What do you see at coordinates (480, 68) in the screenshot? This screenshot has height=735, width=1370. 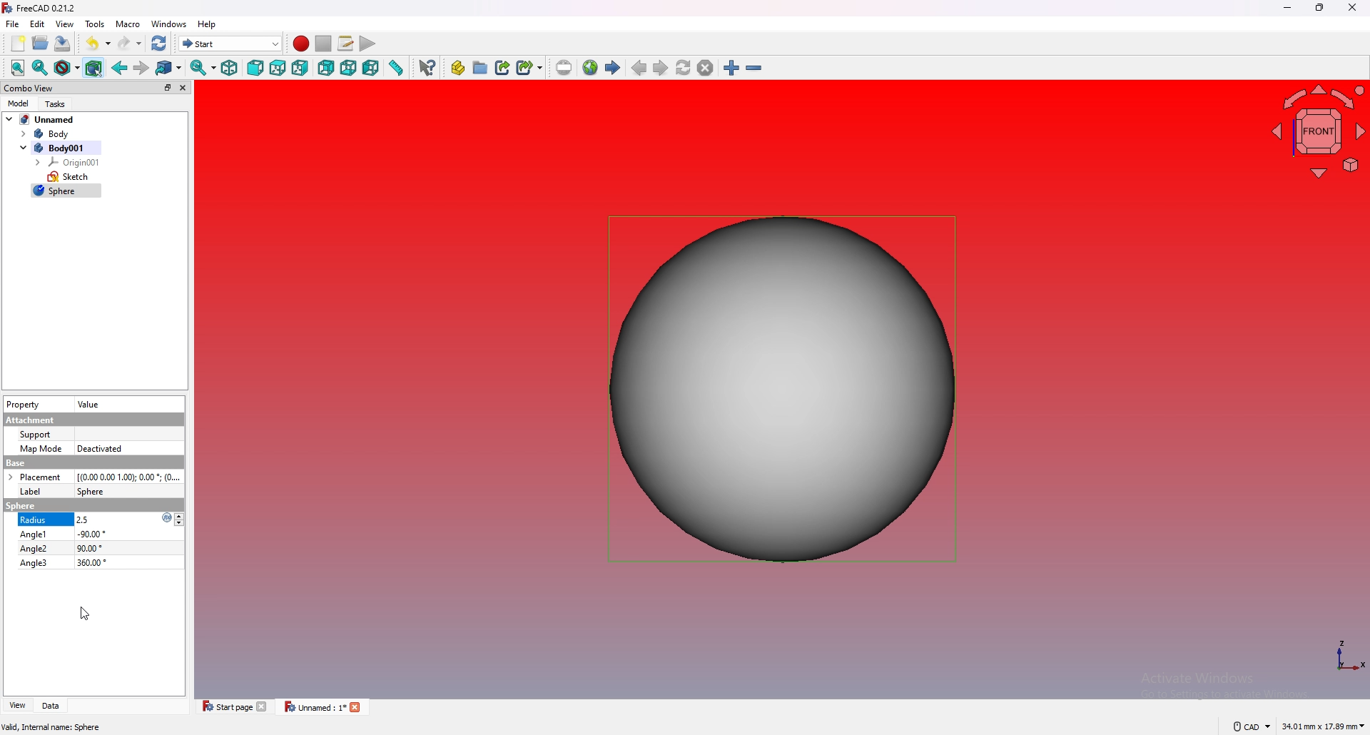 I see `create group` at bounding box center [480, 68].